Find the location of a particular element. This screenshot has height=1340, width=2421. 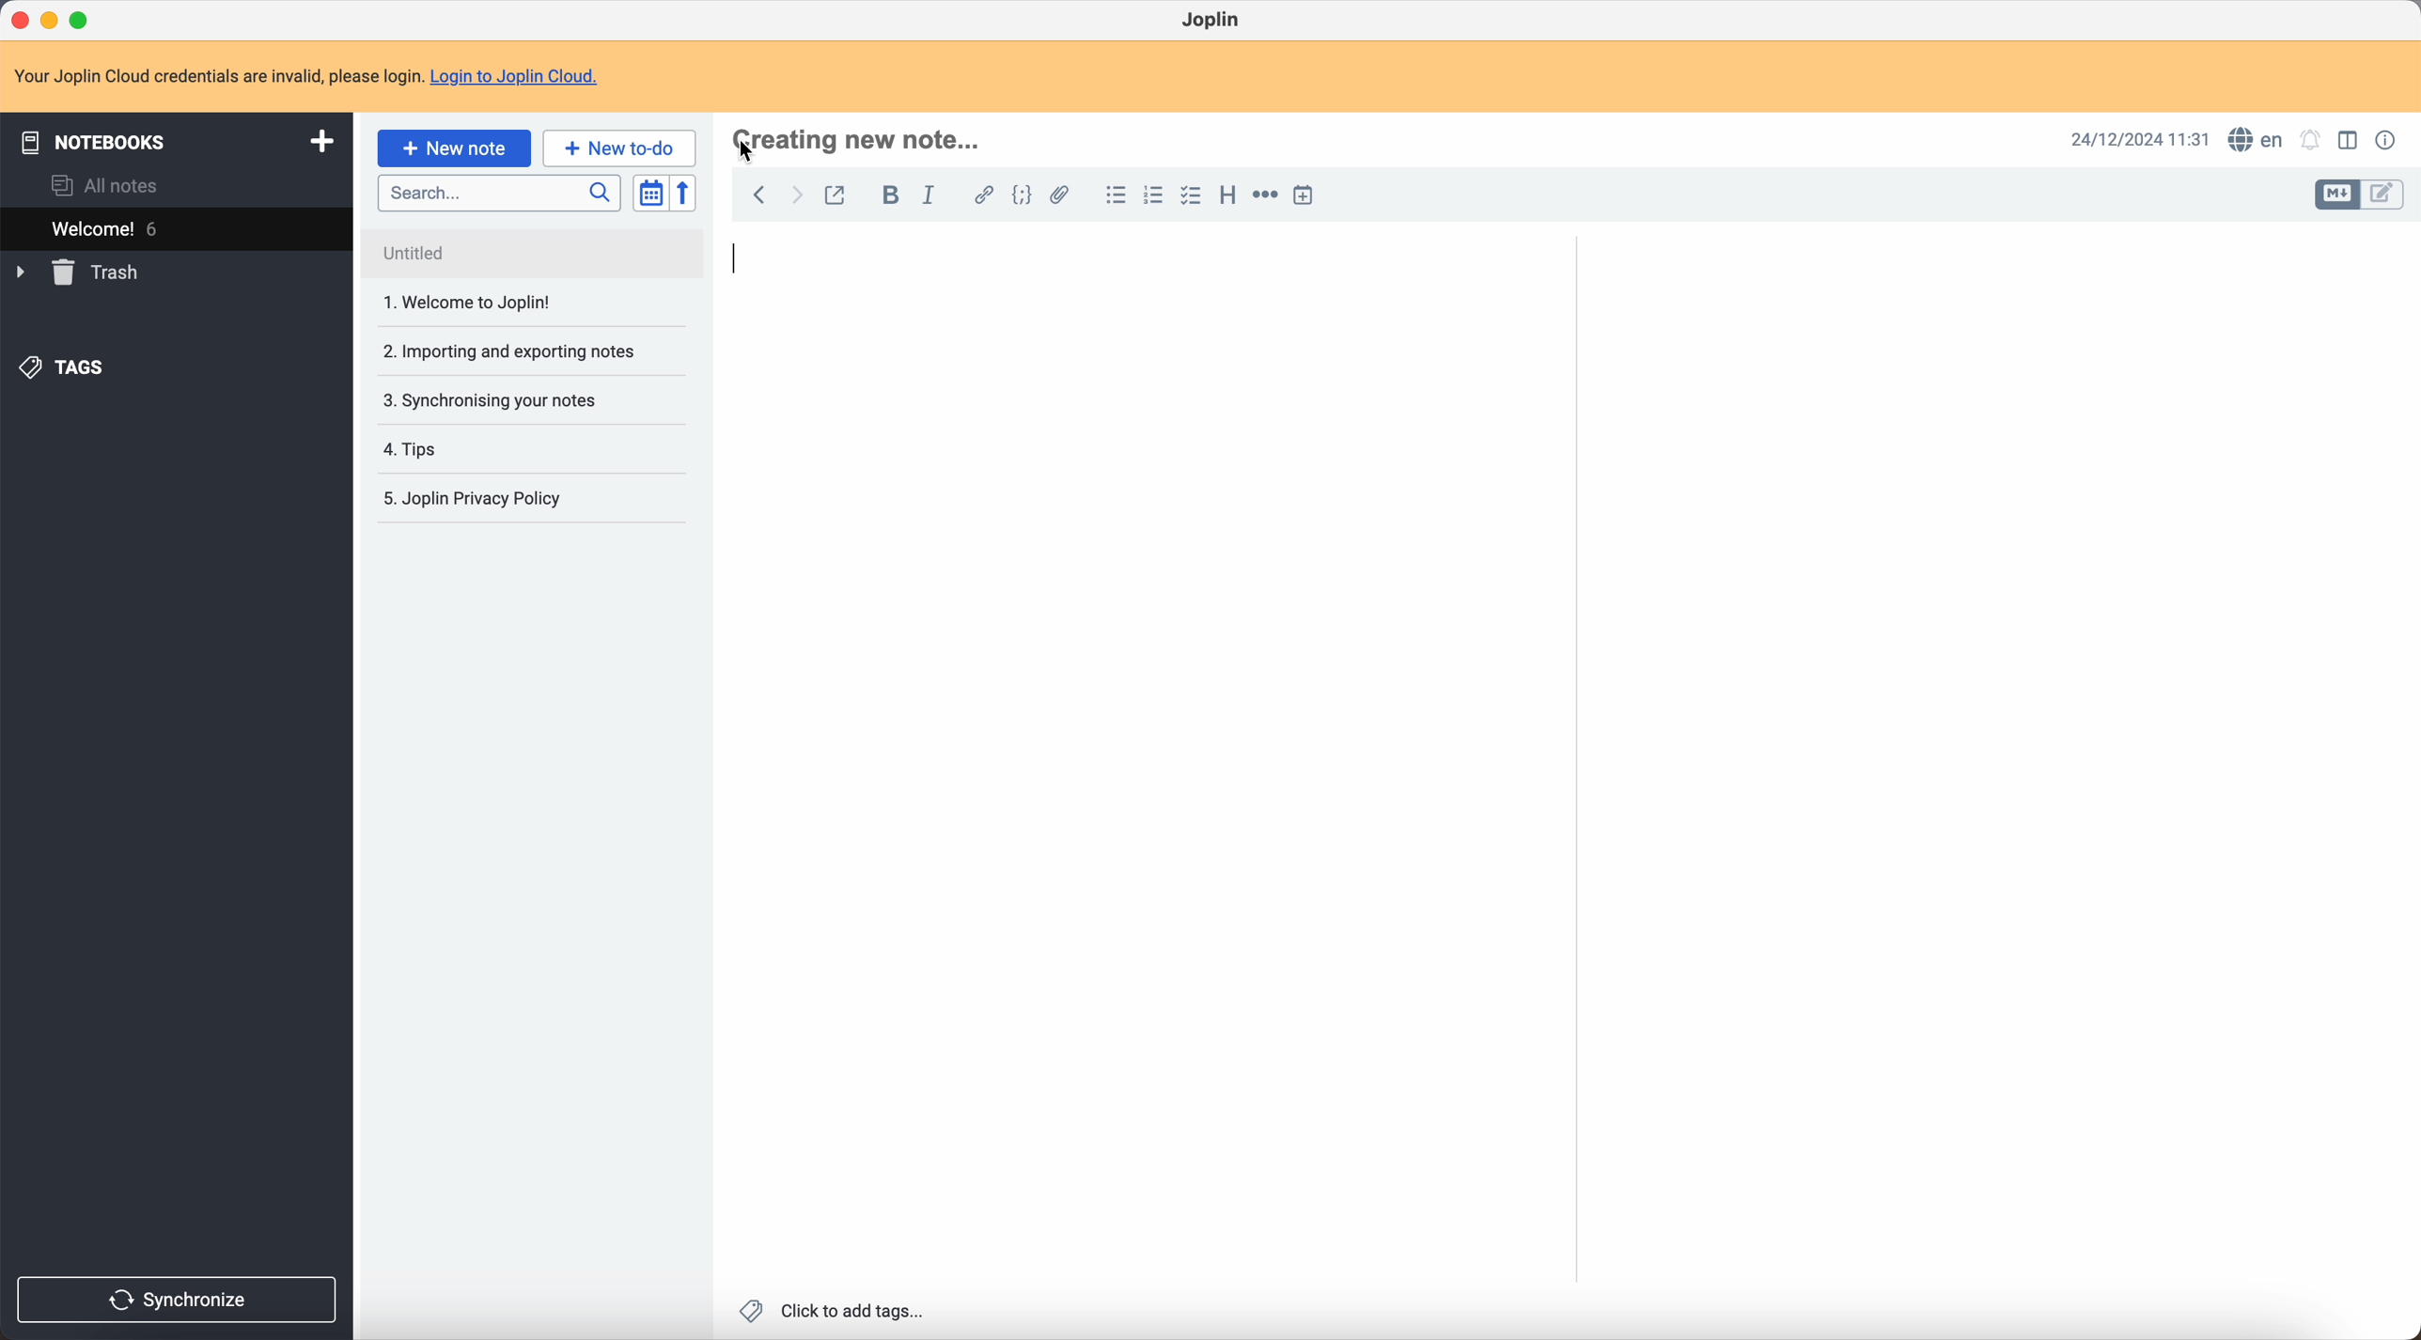

synchronize is located at coordinates (179, 1301).